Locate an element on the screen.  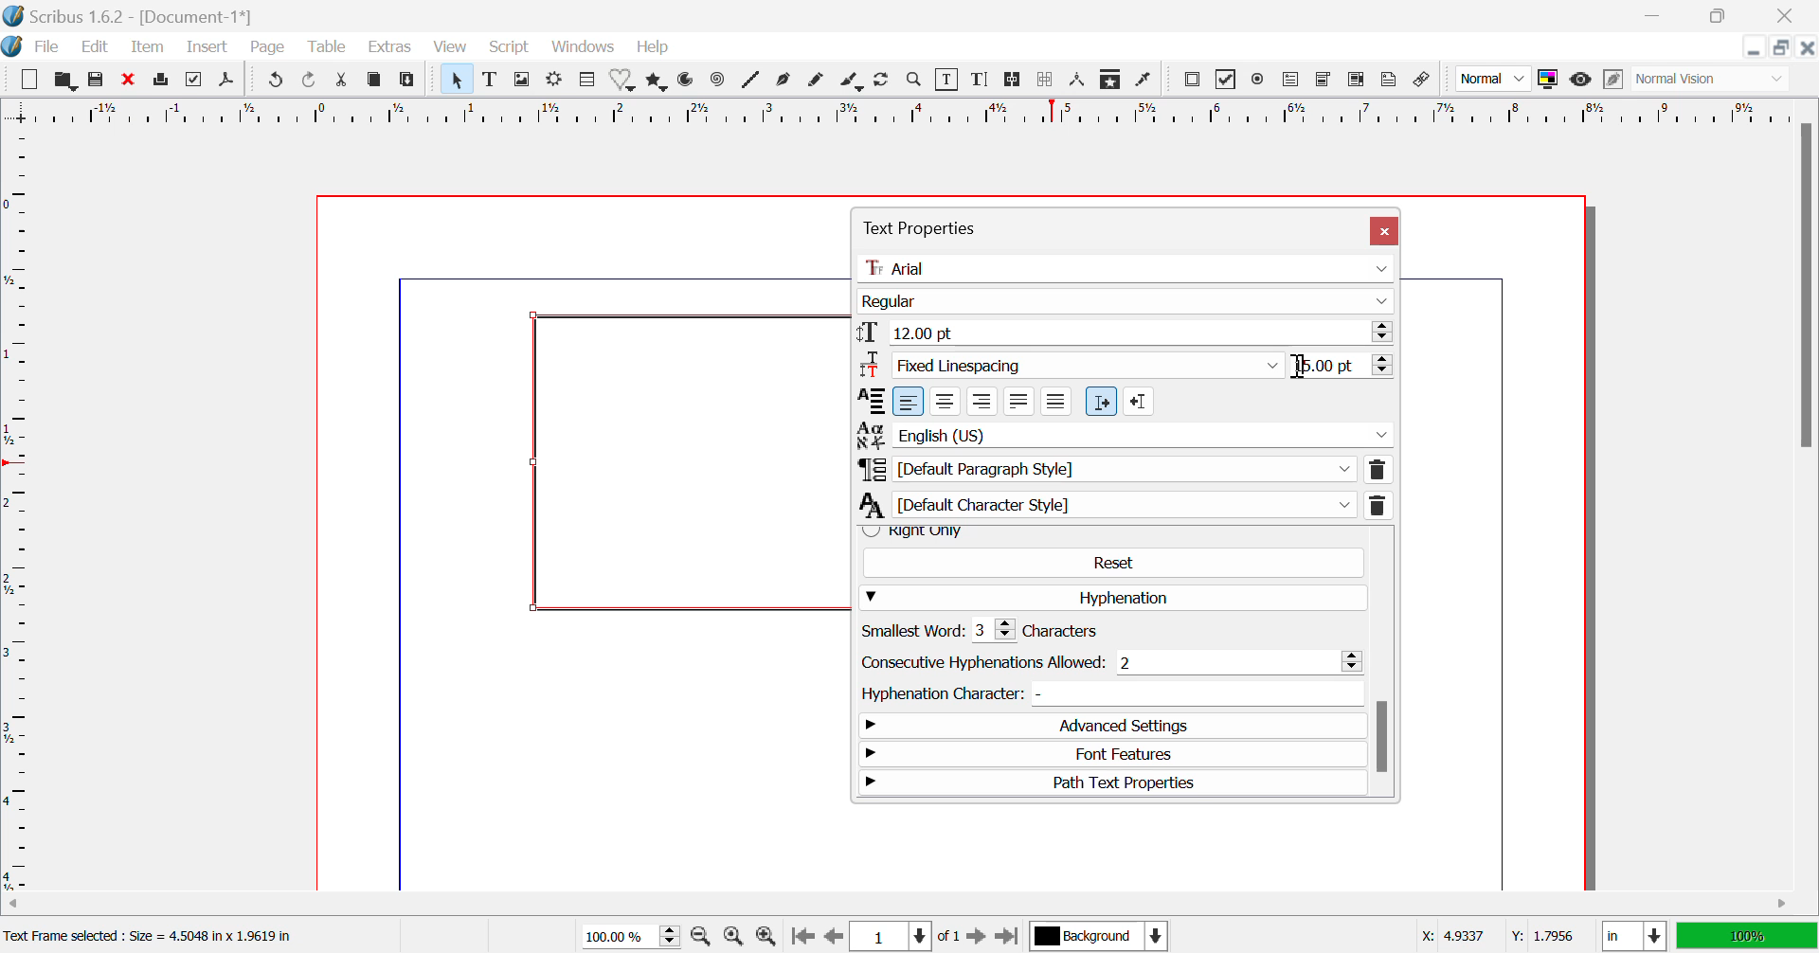
Scribus Logo is located at coordinates (13, 47).